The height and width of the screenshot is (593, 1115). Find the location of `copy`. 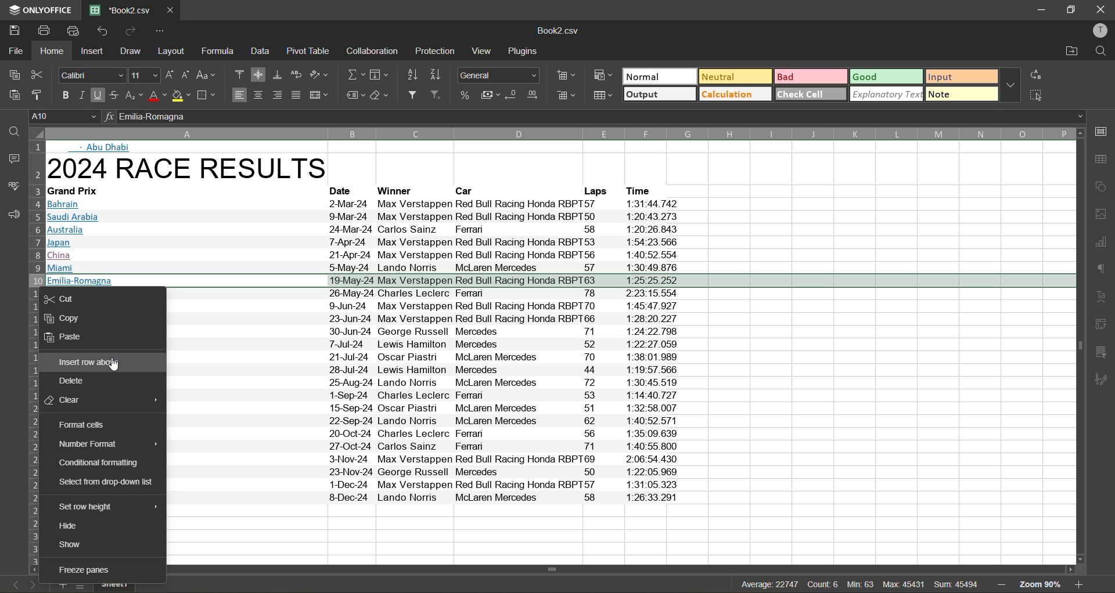

copy is located at coordinates (67, 317).